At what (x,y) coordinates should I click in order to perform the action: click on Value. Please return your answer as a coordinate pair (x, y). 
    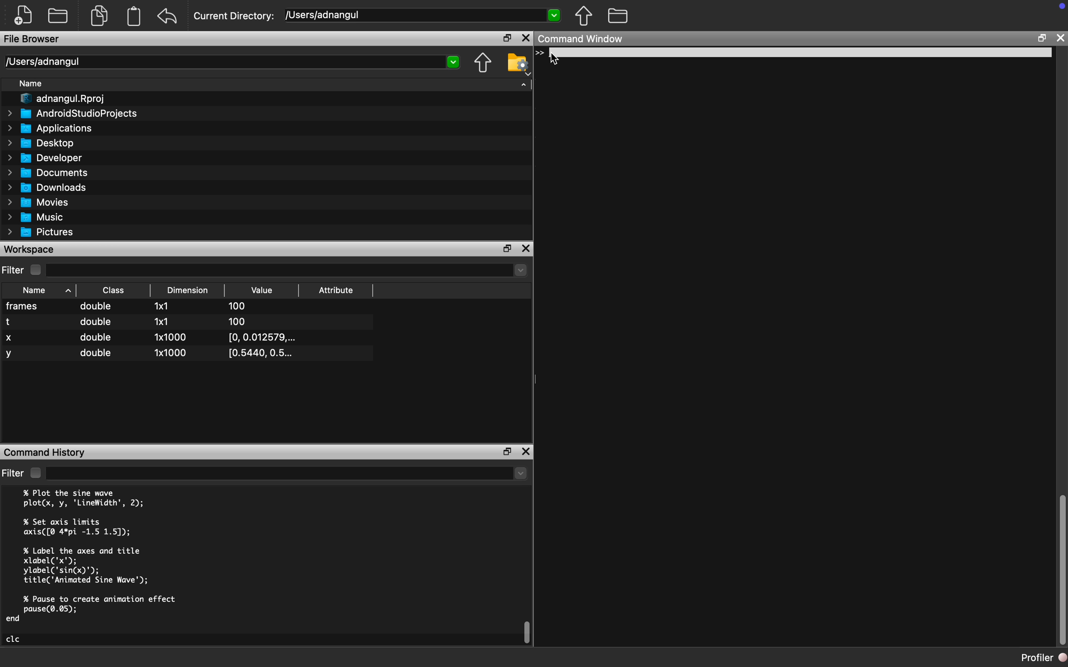
    Looking at the image, I should click on (262, 290).